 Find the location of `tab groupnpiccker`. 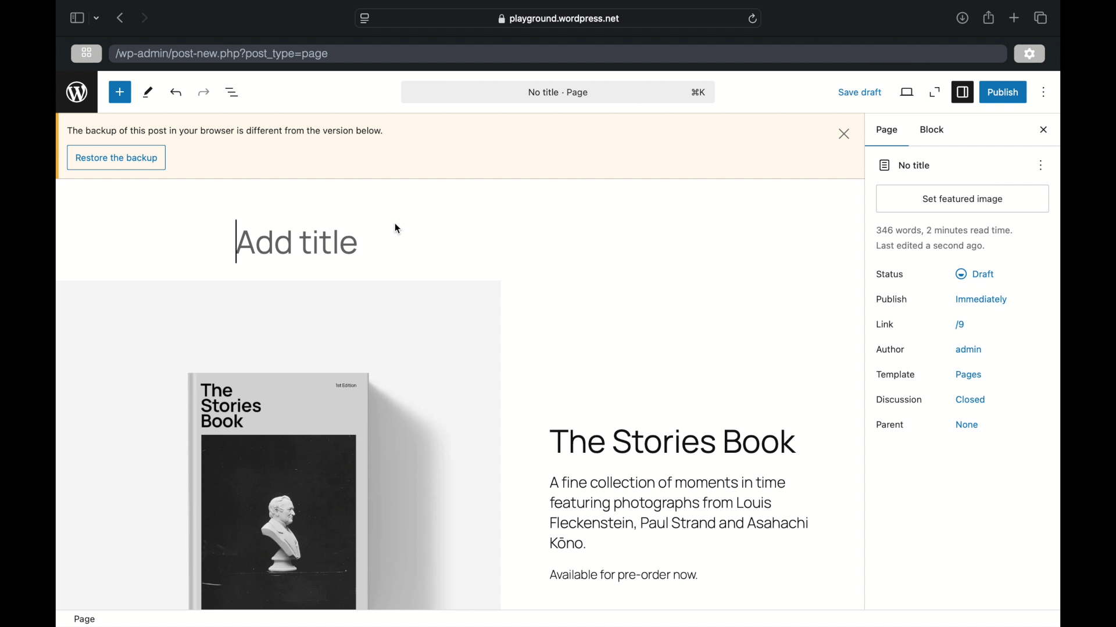

tab groupnpiccker is located at coordinates (96, 18).